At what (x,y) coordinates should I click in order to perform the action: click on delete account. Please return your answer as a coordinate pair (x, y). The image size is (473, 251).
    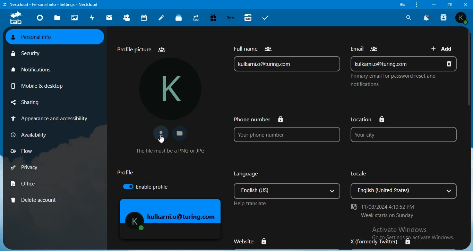
    Looking at the image, I should click on (36, 199).